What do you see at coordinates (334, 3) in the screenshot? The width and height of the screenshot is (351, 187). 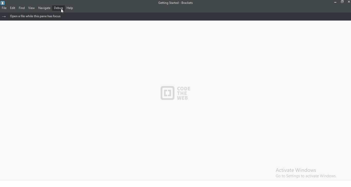 I see `minimise` at bounding box center [334, 3].